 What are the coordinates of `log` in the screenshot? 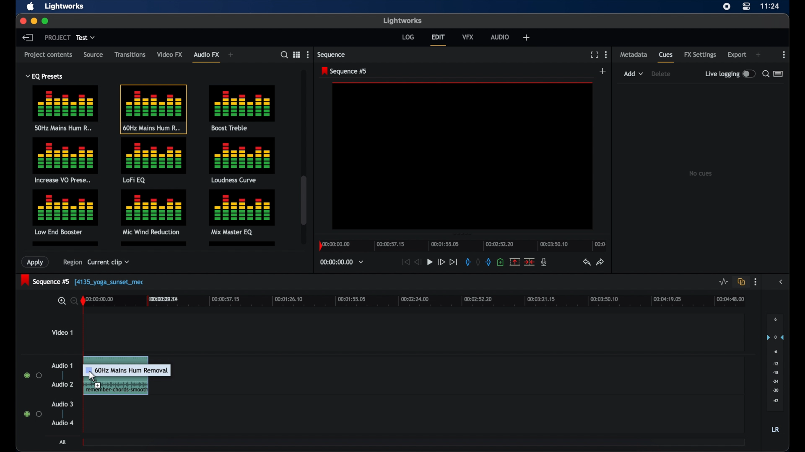 It's located at (408, 37).